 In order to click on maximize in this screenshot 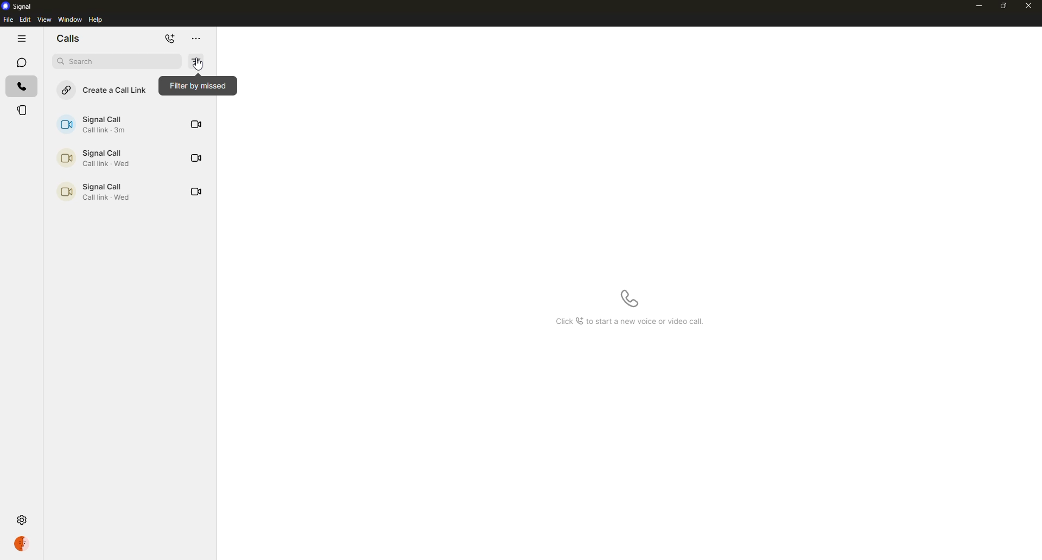, I will do `click(1004, 7)`.